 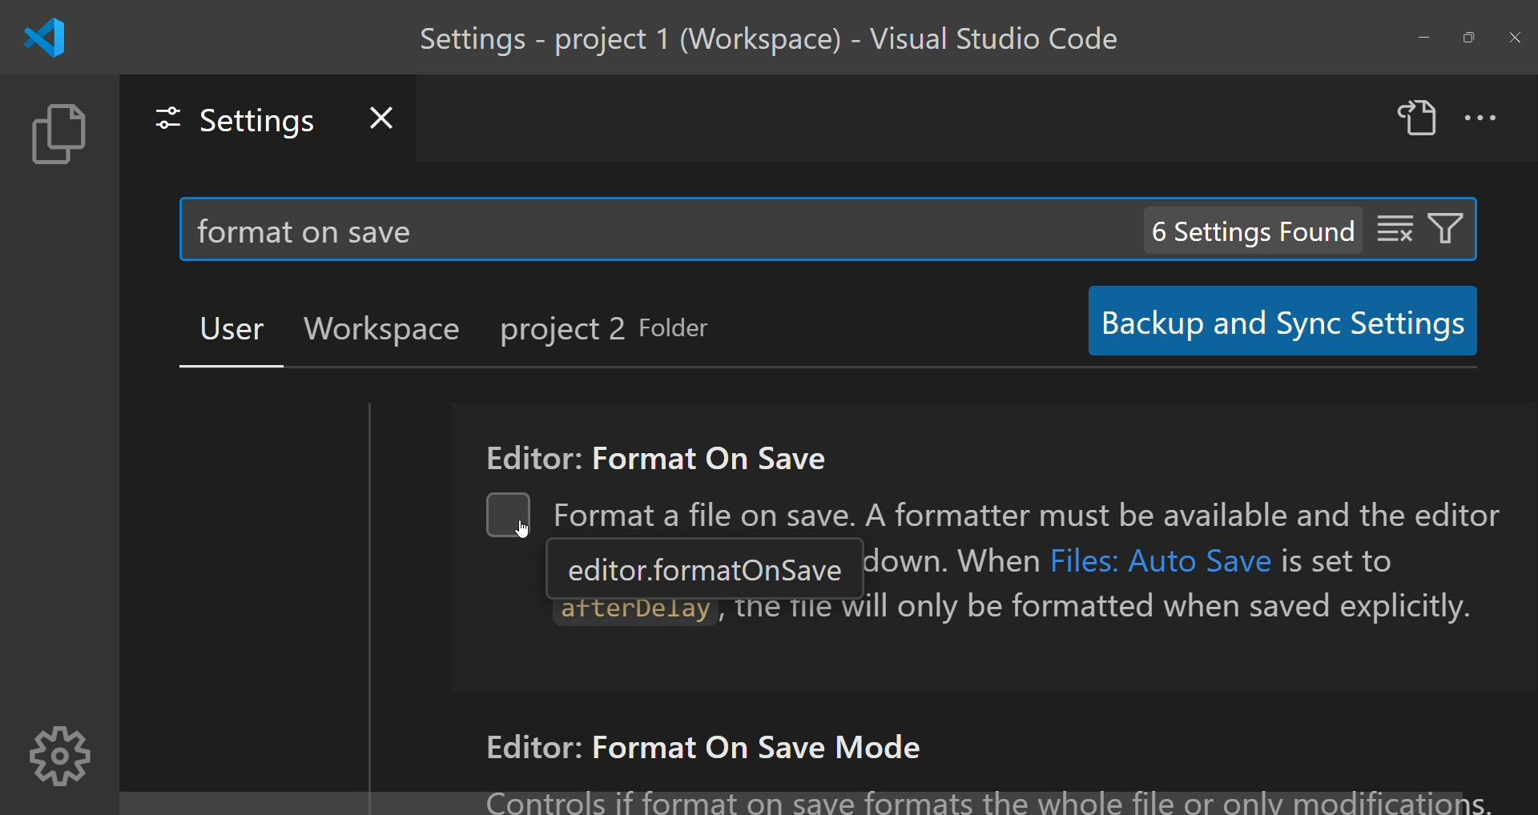 I want to click on 6 settings found, so click(x=1251, y=231).